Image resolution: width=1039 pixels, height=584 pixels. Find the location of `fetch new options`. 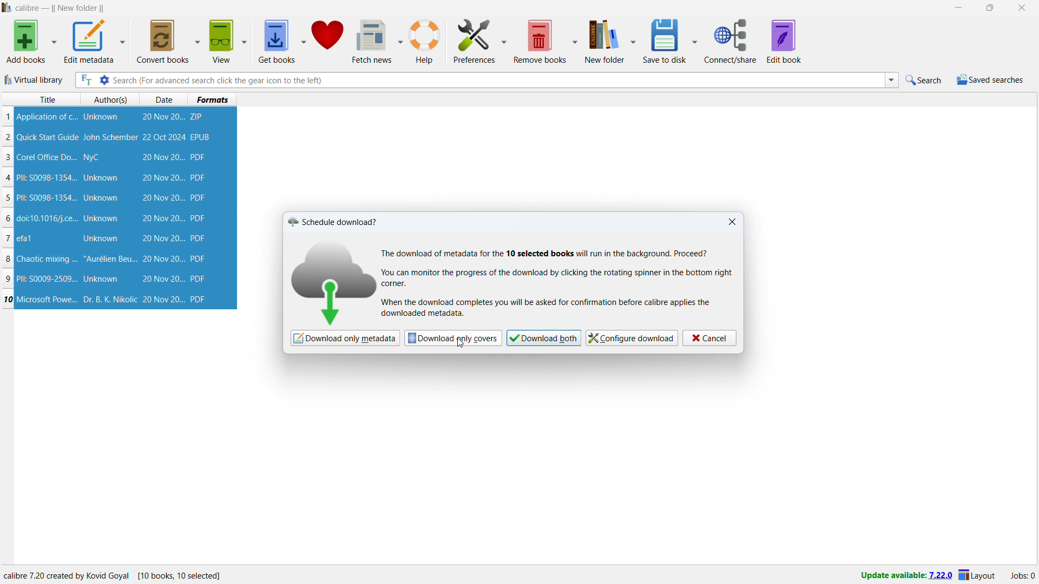

fetch new options is located at coordinates (400, 40).